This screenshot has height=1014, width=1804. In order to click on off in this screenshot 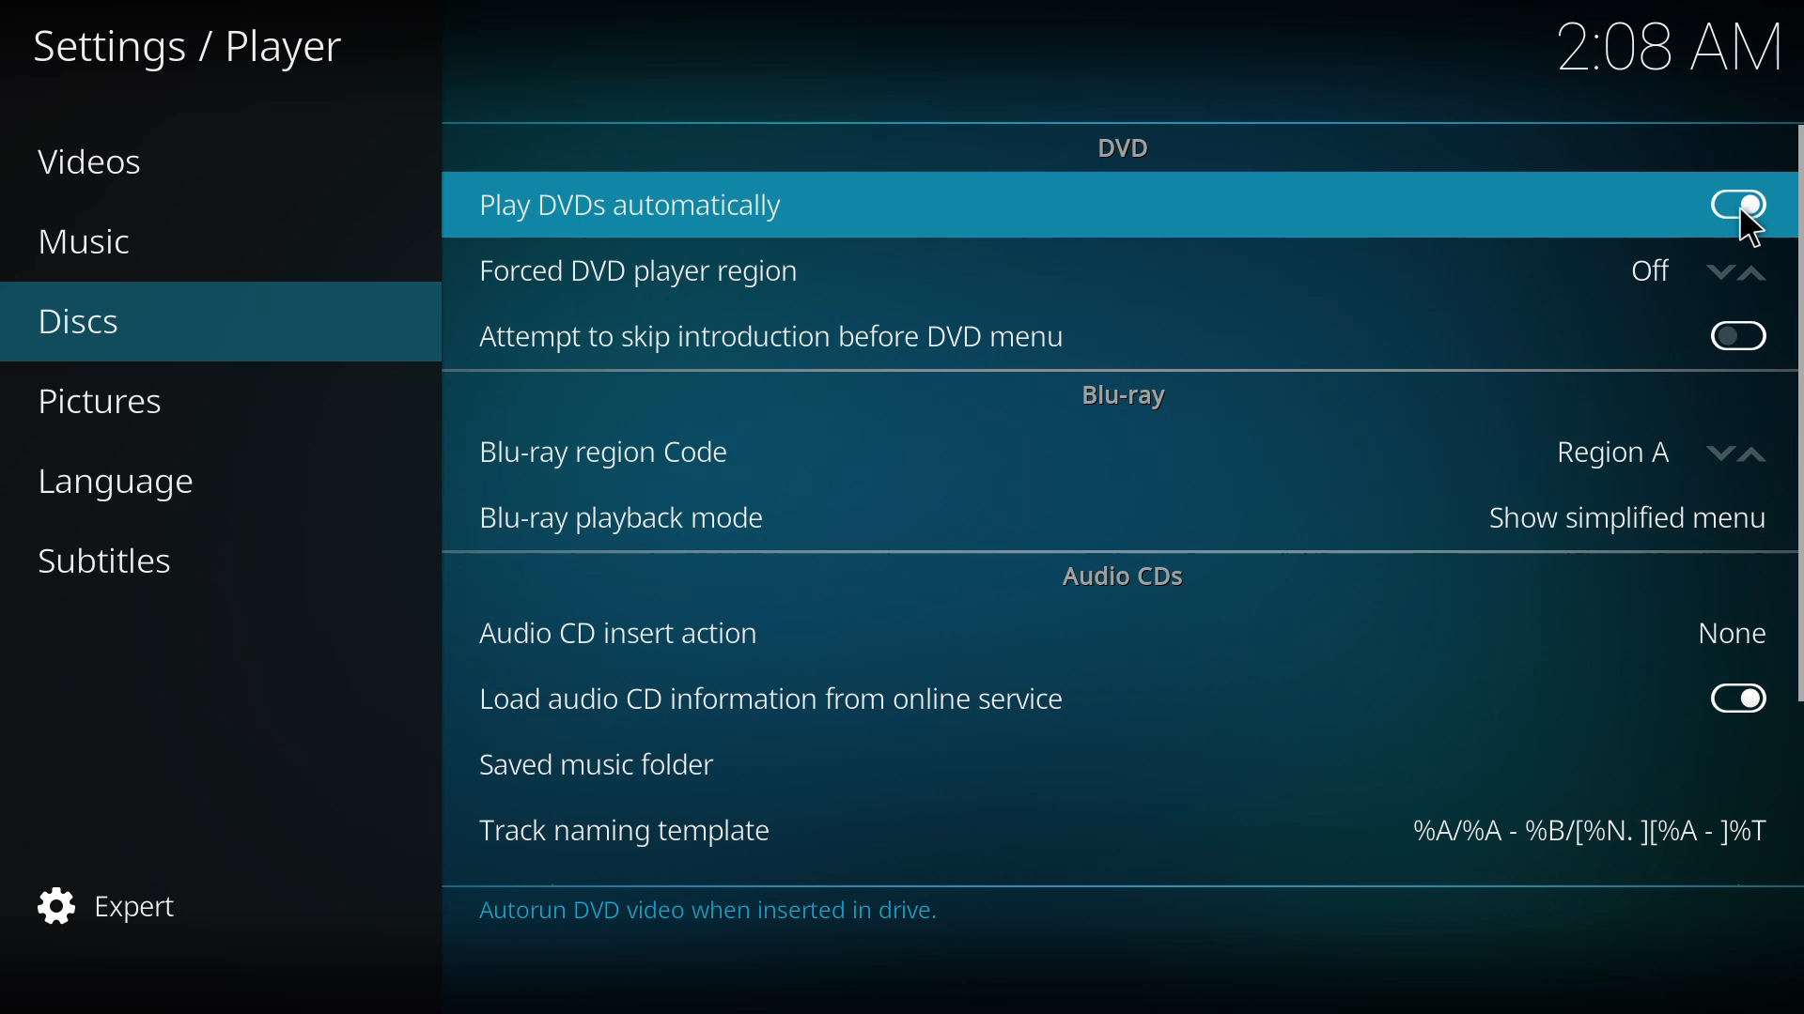, I will do `click(1688, 270)`.